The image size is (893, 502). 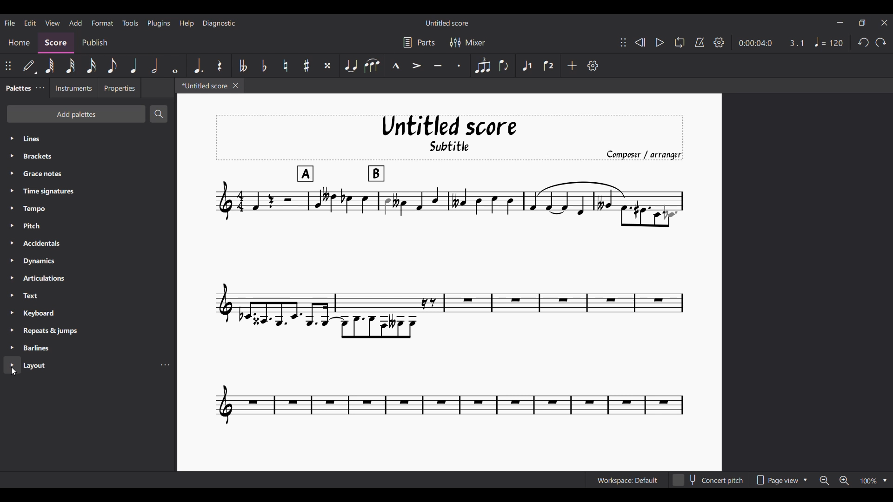 I want to click on Redo, so click(x=880, y=42).